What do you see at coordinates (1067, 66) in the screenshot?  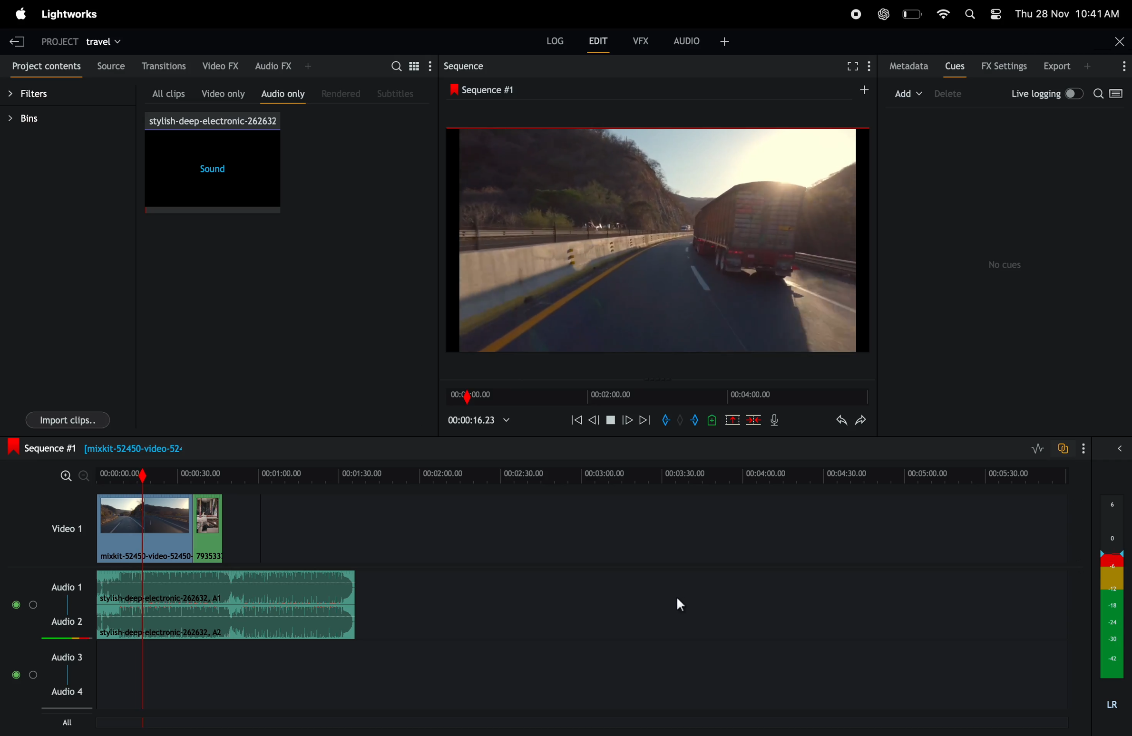 I see `export` at bounding box center [1067, 66].